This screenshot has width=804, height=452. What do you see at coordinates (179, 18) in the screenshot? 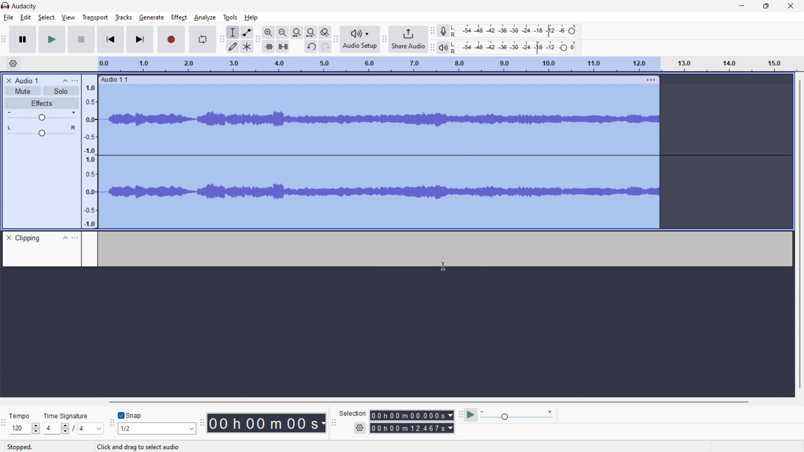
I see `effect` at bounding box center [179, 18].